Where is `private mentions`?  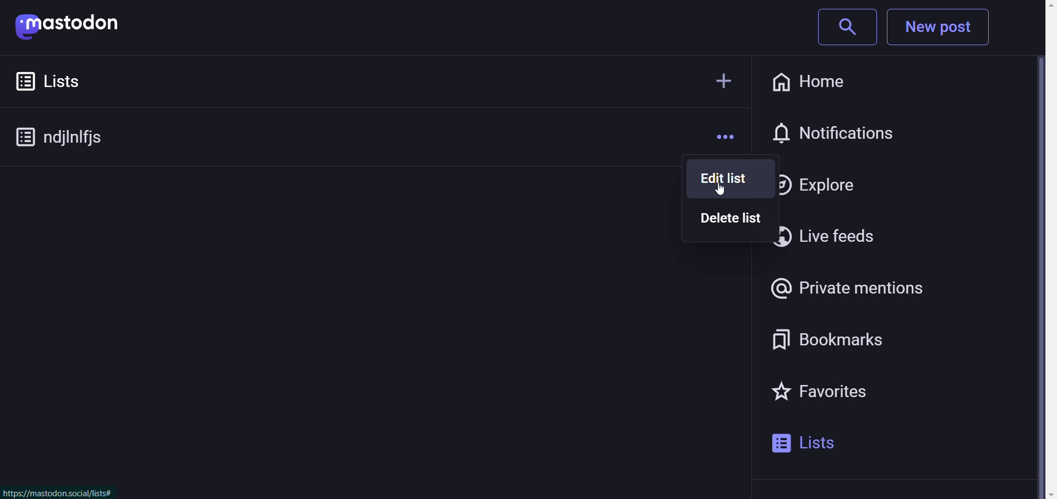
private mentions is located at coordinates (854, 288).